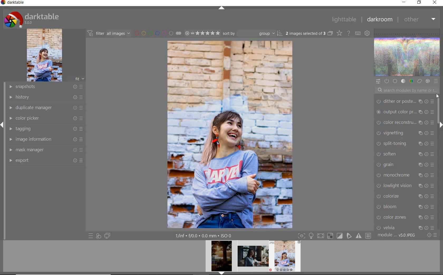 Image resolution: width=443 pixels, height=275 pixels. What do you see at coordinates (396, 81) in the screenshot?
I see `base ` at bounding box center [396, 81].